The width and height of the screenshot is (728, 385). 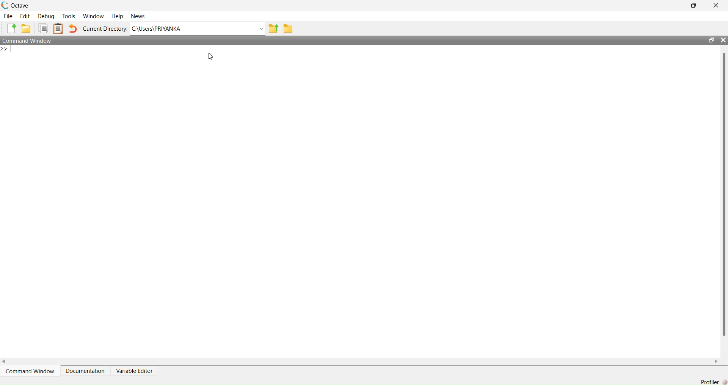 What do you see at coordinates (693, 6) in the screenshot?
I see `maximise` at bounding box center [693, 6].